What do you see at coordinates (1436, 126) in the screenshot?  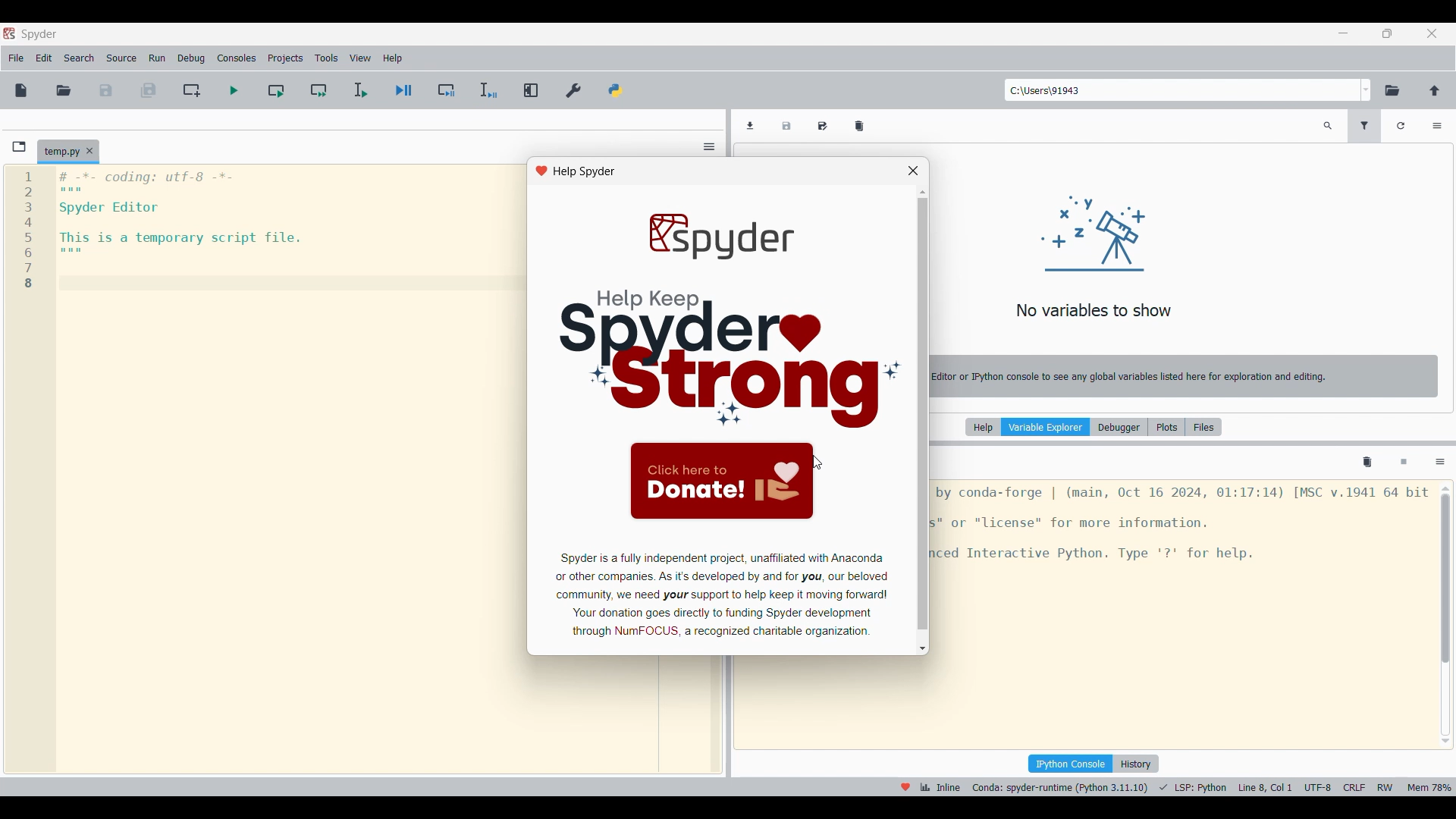 I see `Options` at bounding box center [1436, 126].